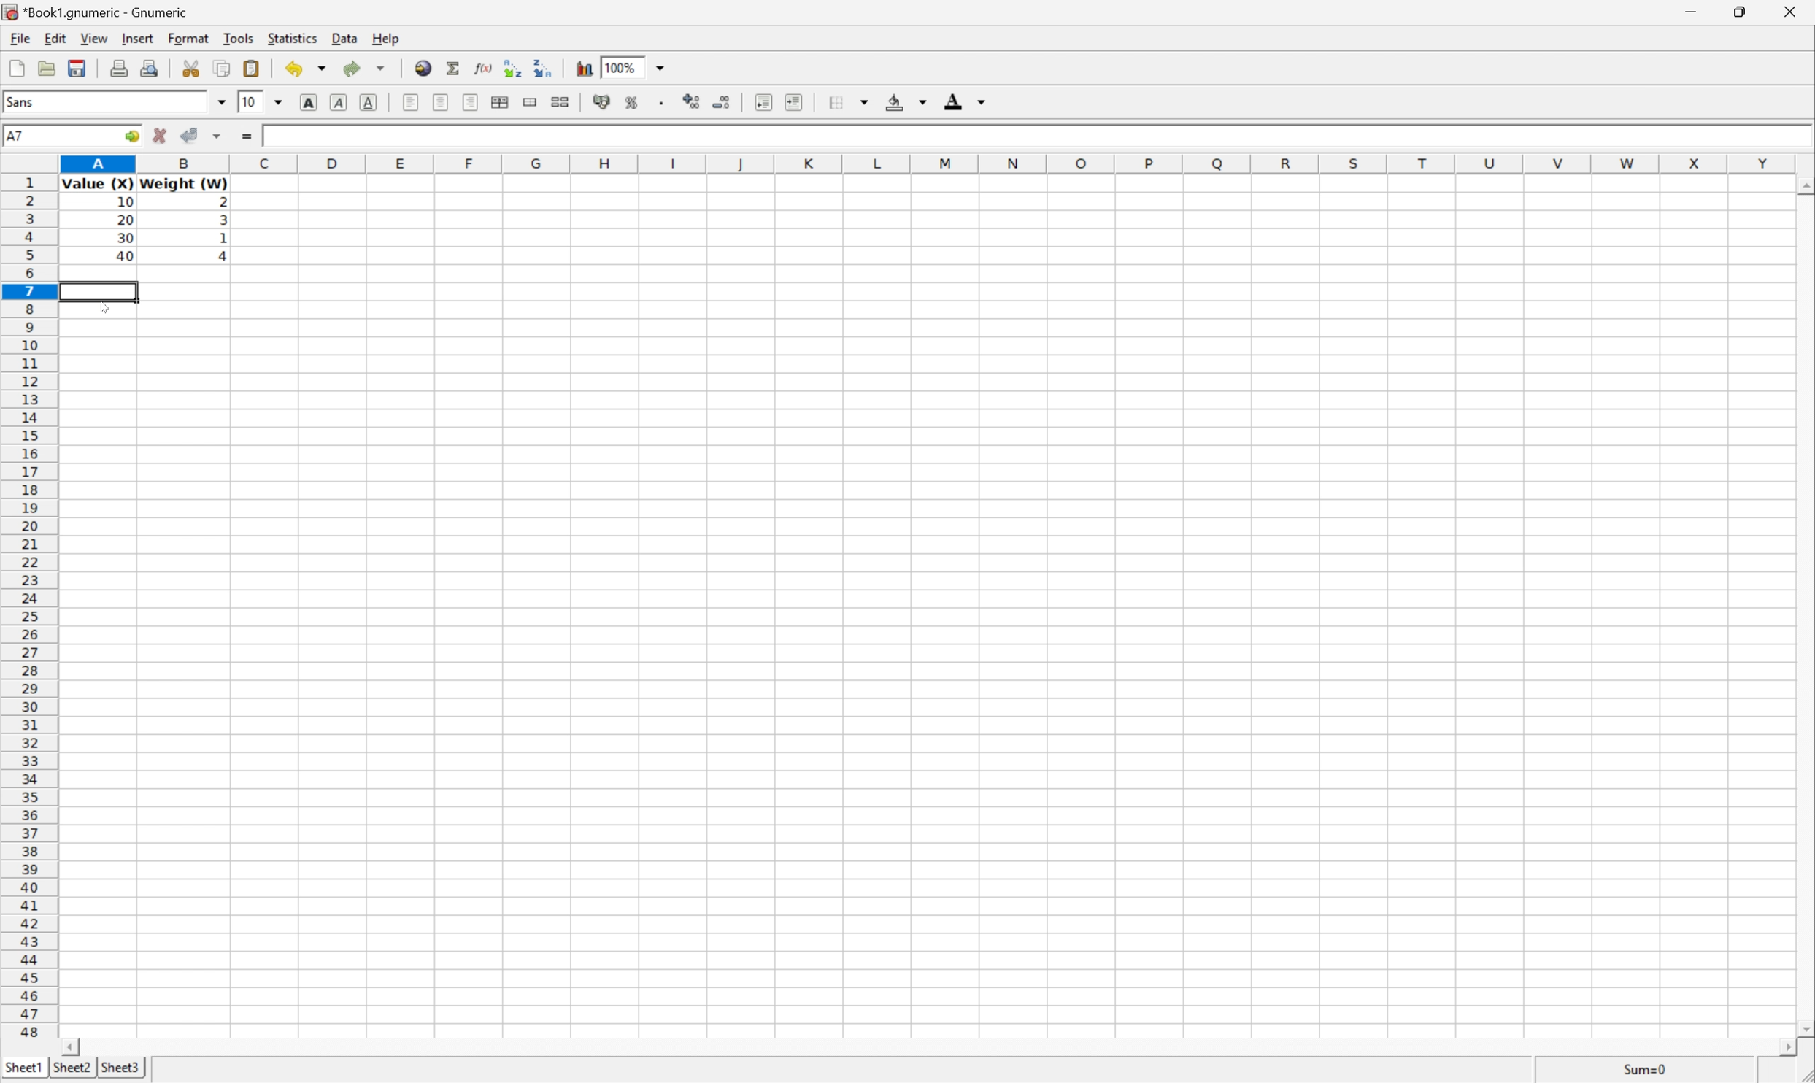  What do you see at coordinates (18, 39) in the screenshot?
I see `File` at bounding box center [18, 39].